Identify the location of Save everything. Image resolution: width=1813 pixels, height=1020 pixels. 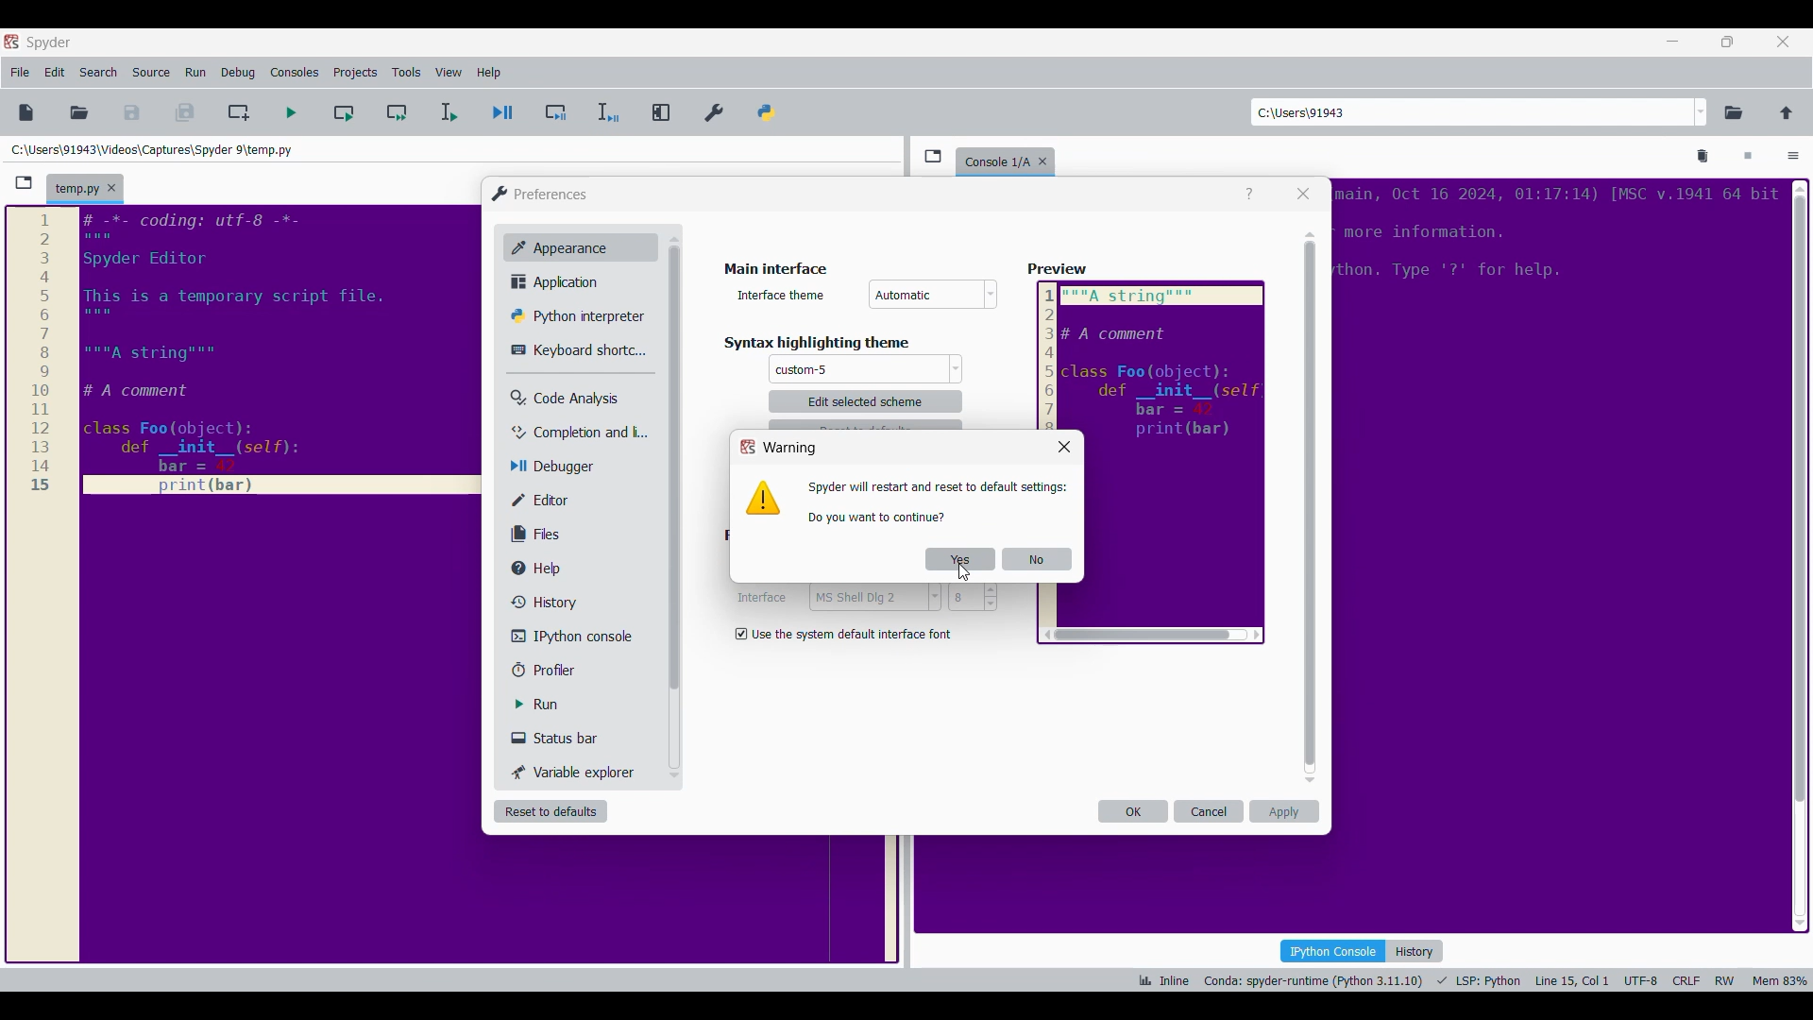
(185, 112).